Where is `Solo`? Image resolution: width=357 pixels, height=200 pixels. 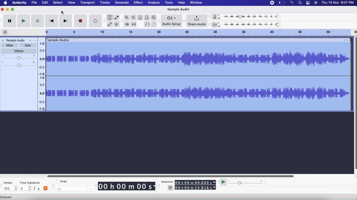 Solo is located at coordinates (28, 46).